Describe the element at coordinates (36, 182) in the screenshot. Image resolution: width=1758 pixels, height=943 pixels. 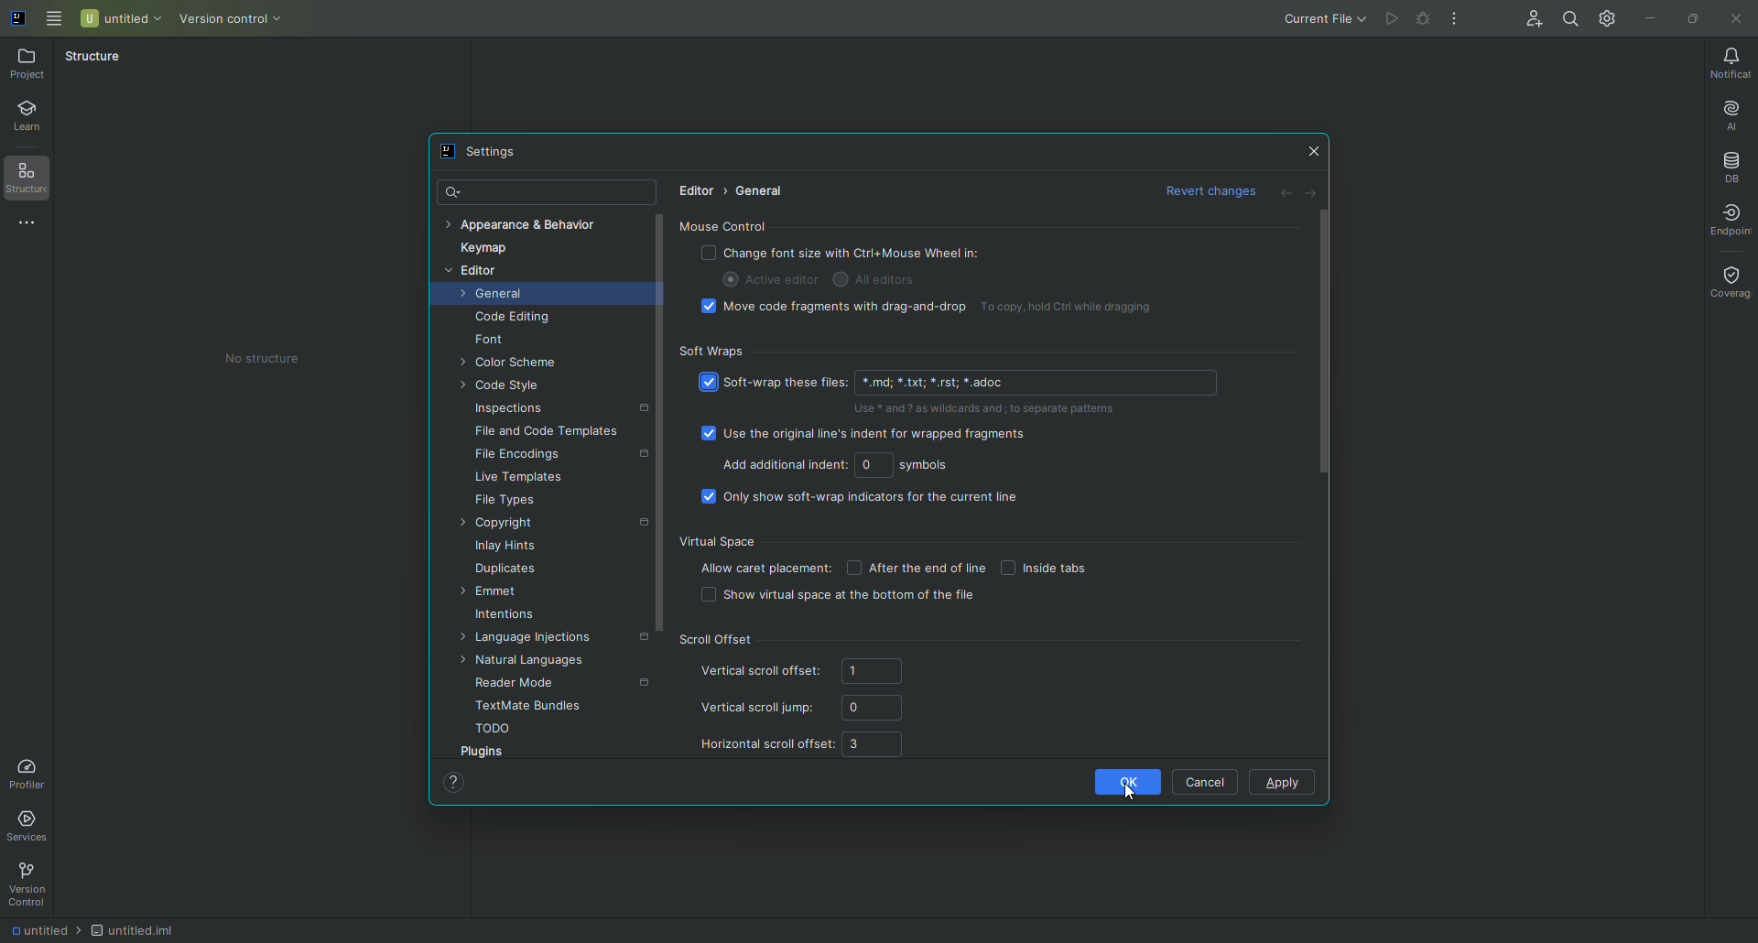
I see `Structure` at that location.